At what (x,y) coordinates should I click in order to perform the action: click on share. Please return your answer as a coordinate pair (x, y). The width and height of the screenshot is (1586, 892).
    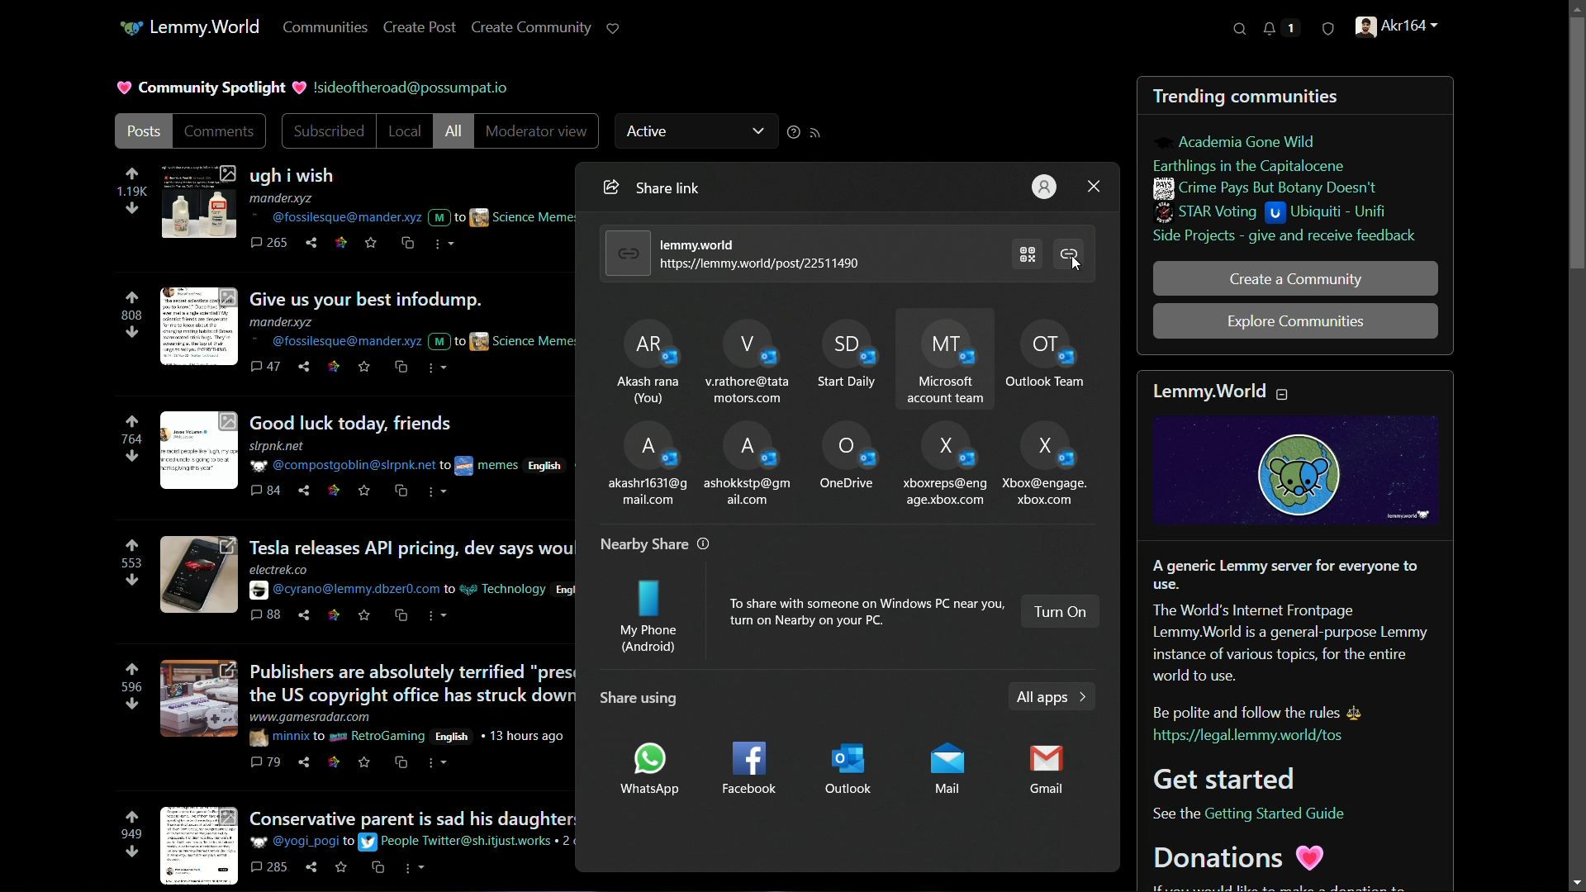
    Looking at the image, I should click on (306, 368).